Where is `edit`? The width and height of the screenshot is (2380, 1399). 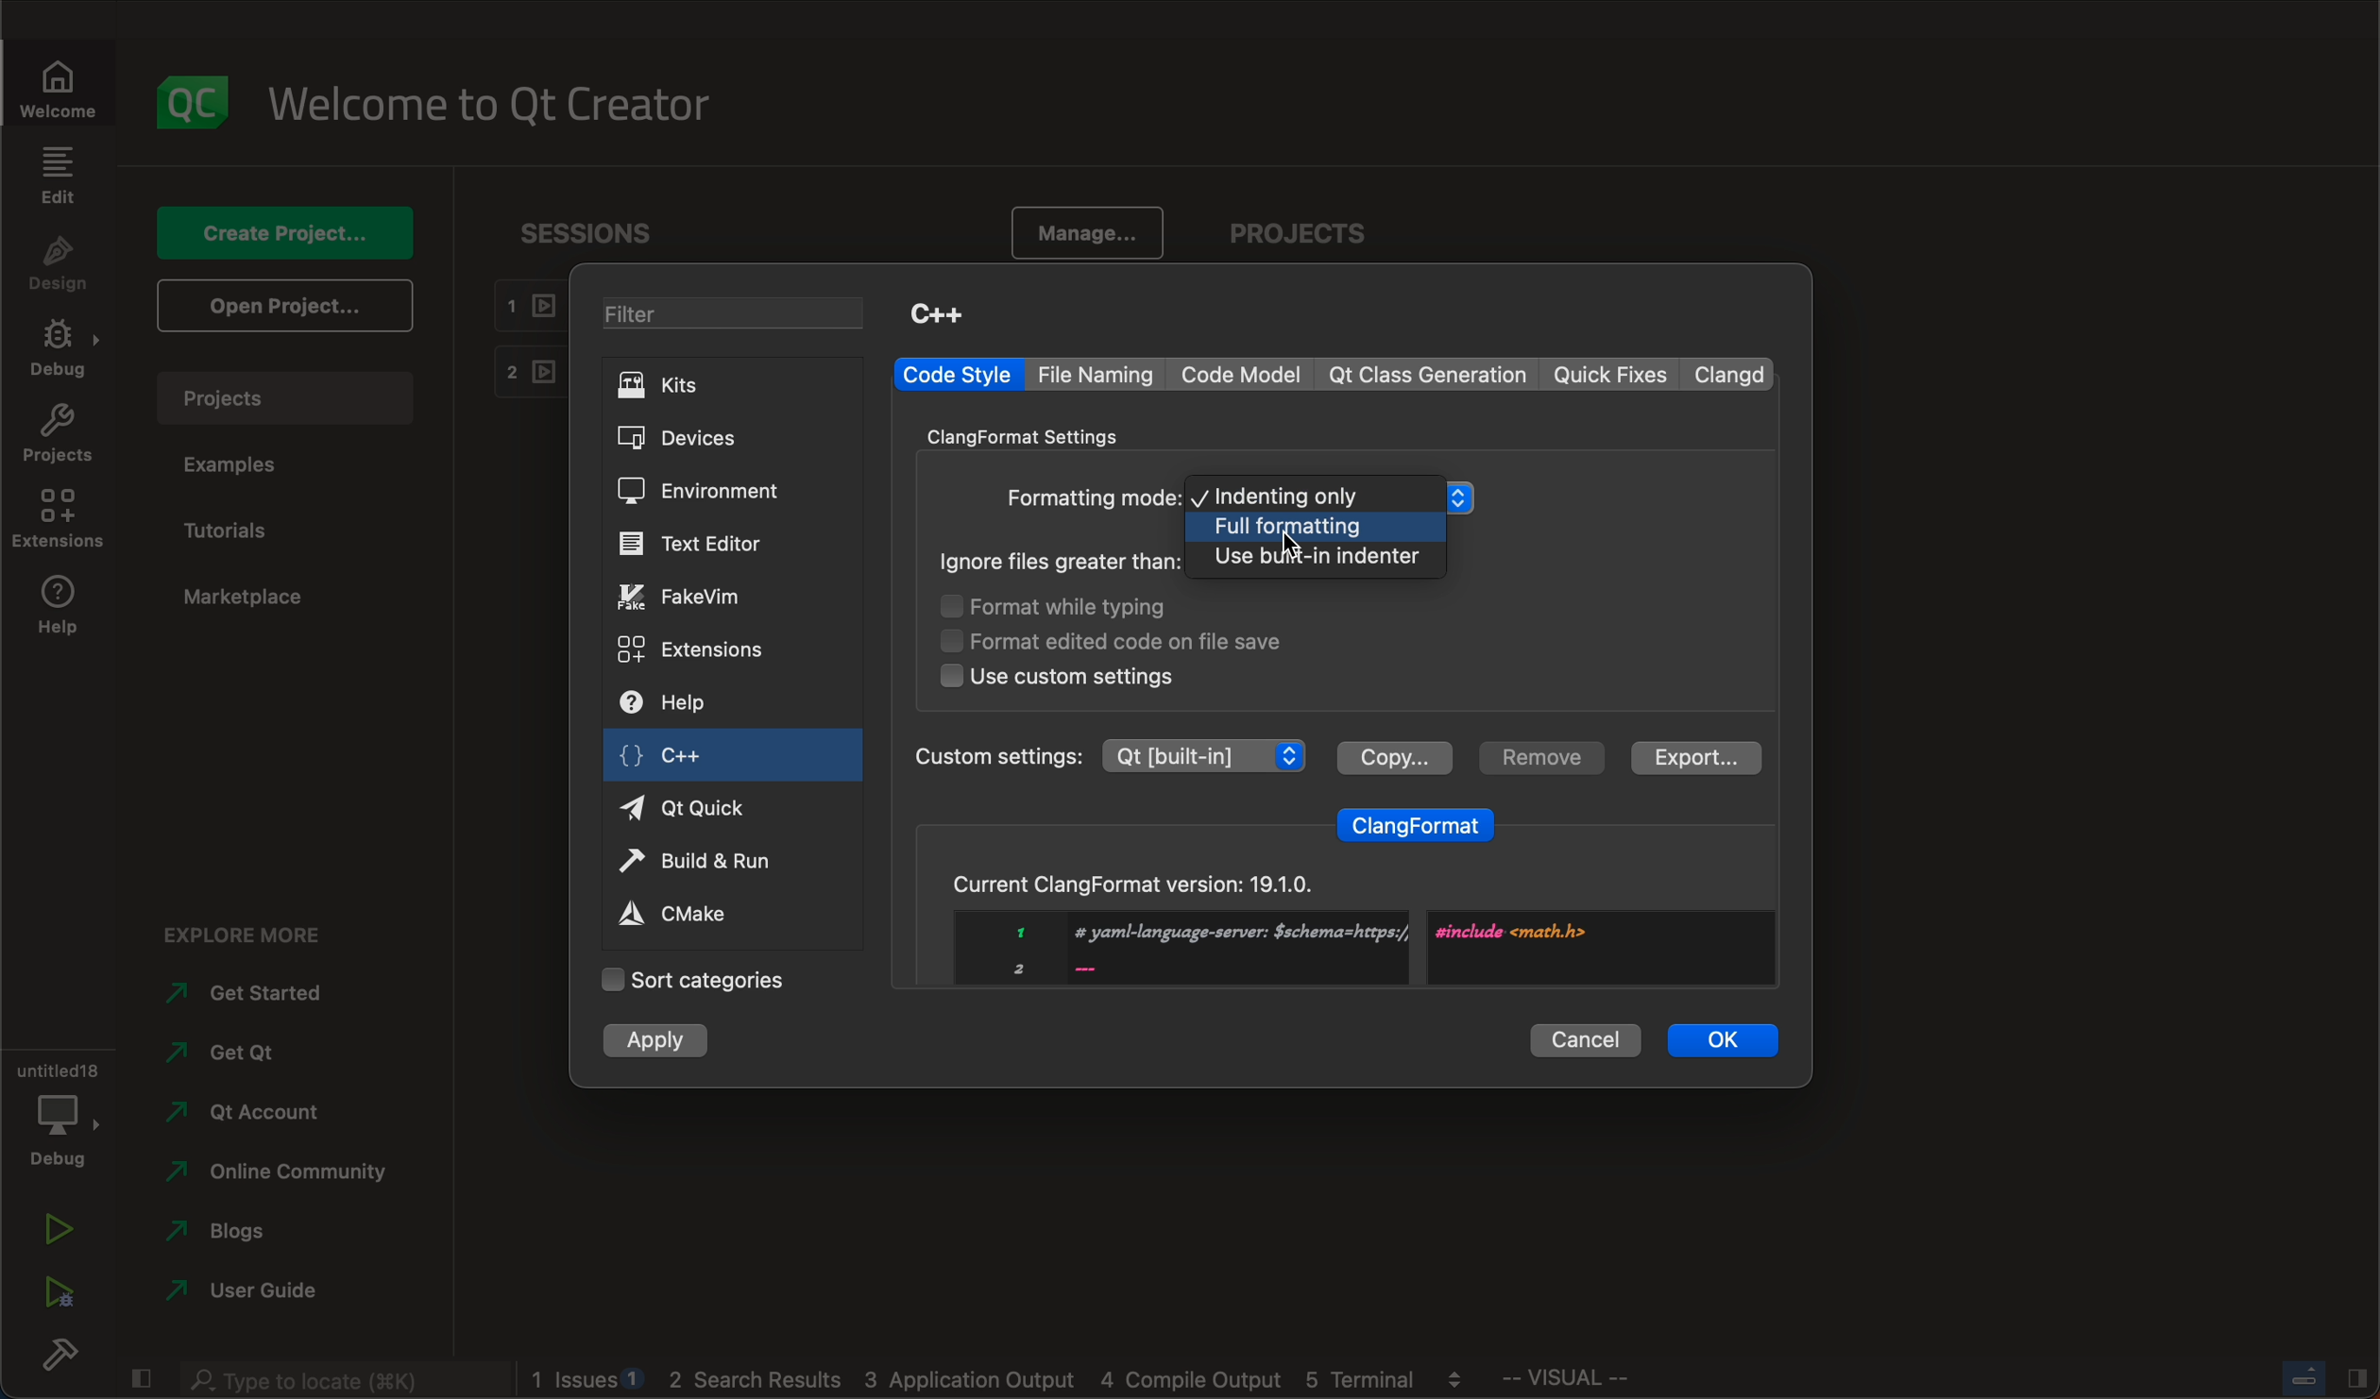 edit is located at coordinates (57, 175).